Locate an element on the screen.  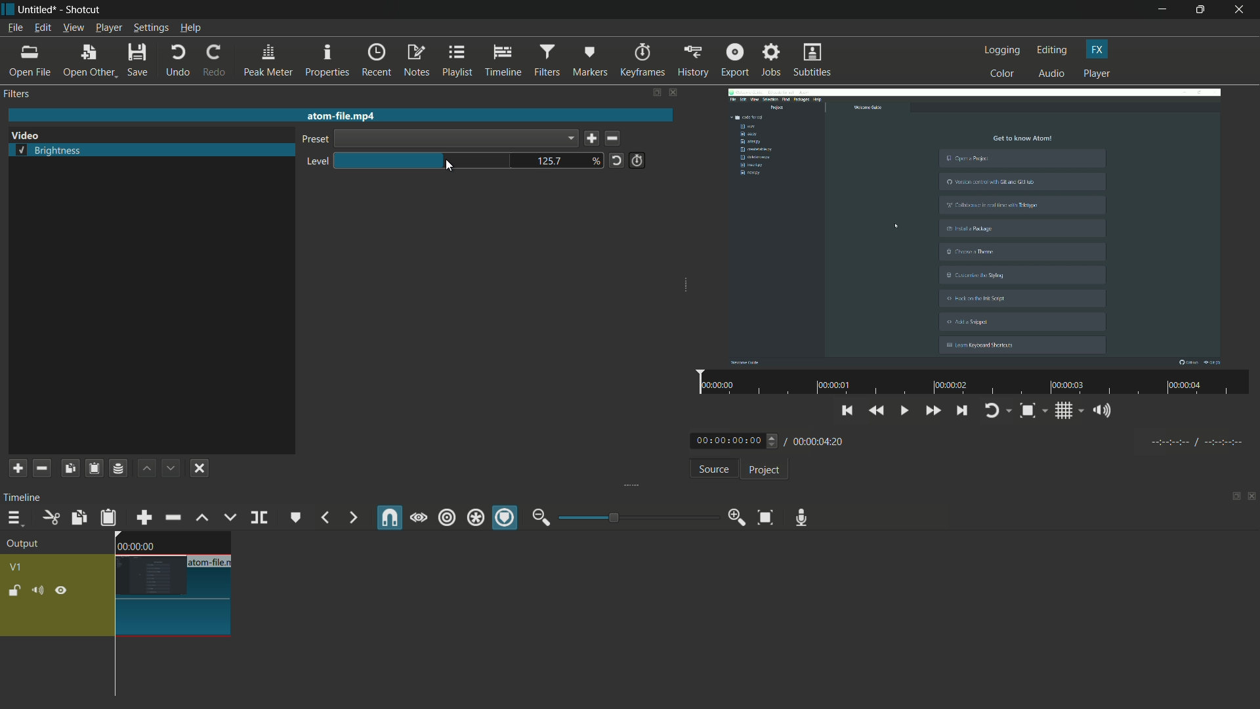
zoom out is located at coordinates (541, 517).